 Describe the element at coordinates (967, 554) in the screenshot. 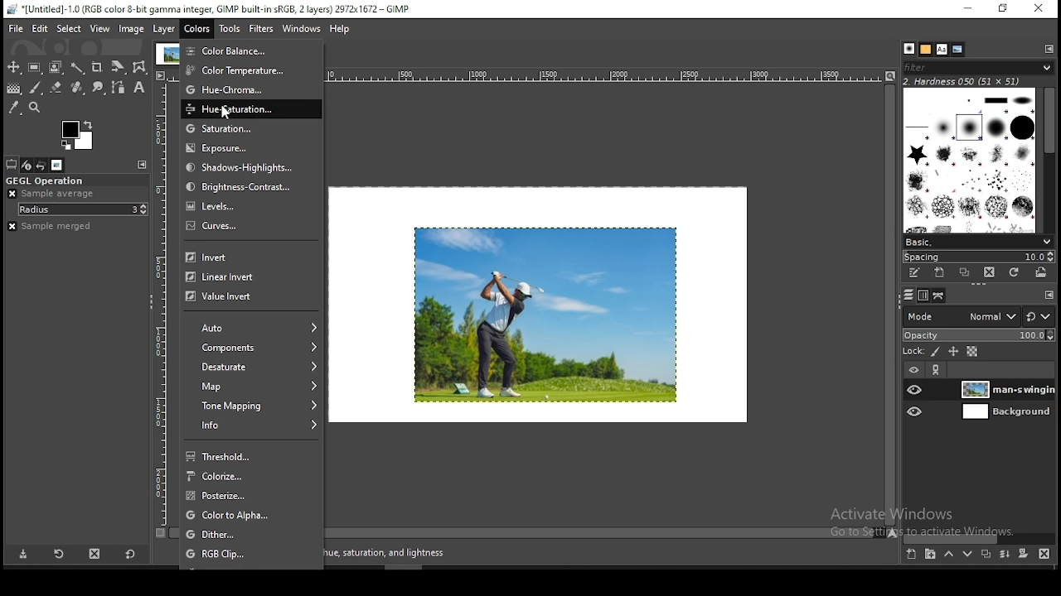

I see `move layer on step down` at that location.